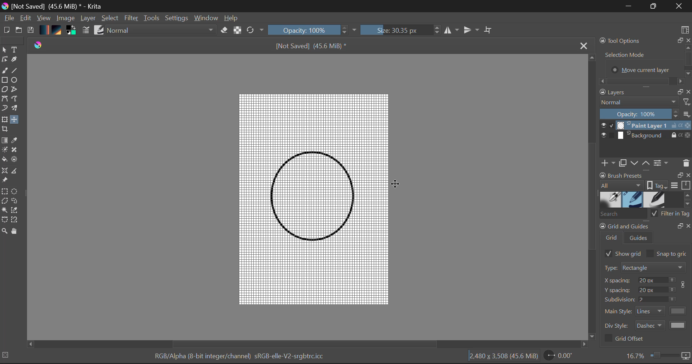  Describe the element at coordinates (645, 91) in the screenshot. I see `Layers Docket Tab` at that location.